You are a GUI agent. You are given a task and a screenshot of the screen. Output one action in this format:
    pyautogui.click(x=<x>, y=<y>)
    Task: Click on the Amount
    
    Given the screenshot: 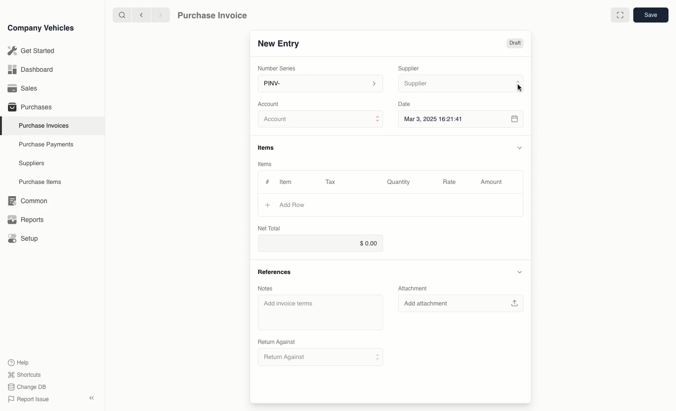 What is the action you would take?
    pyautogui.click(x=493, y=182)
    